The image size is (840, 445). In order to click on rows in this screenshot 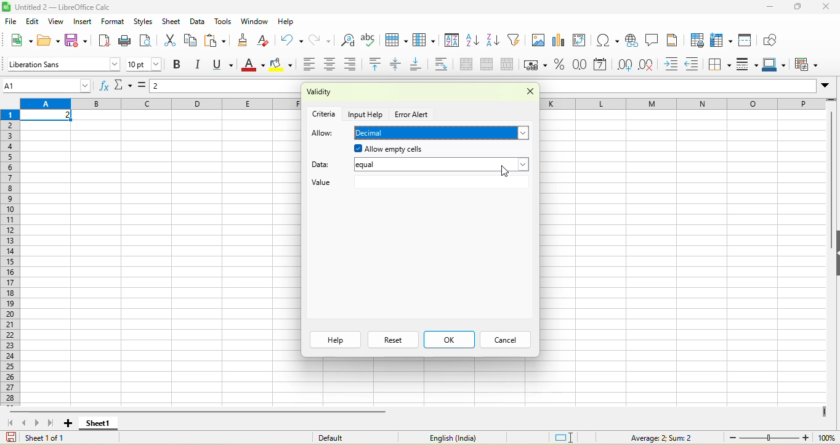, I will do `click(12, 257)`.